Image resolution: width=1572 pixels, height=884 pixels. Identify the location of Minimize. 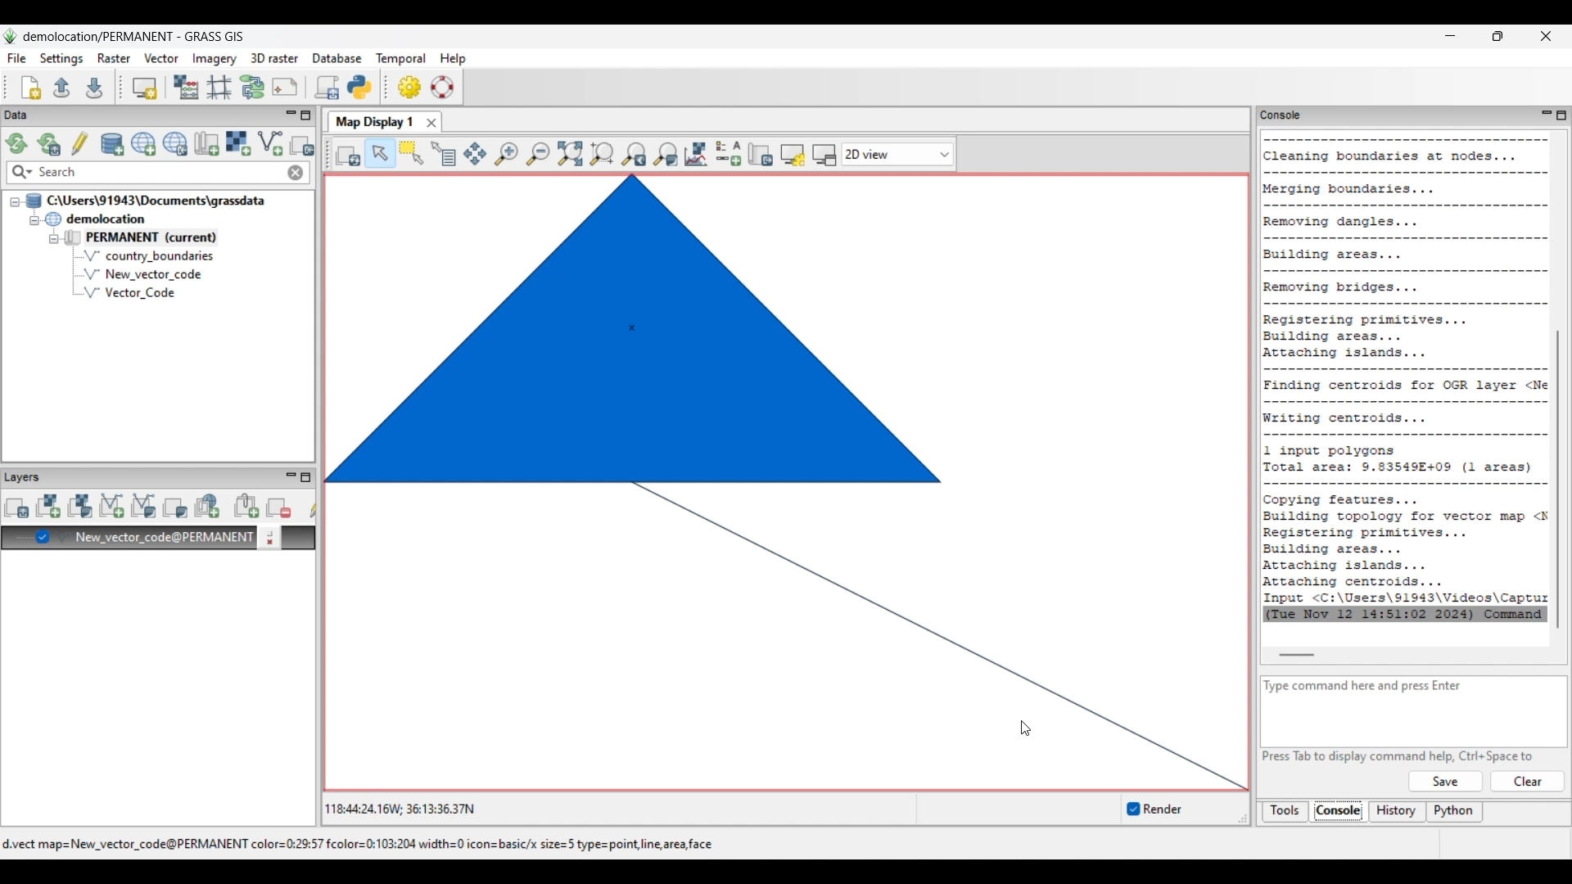
(1450, 36).